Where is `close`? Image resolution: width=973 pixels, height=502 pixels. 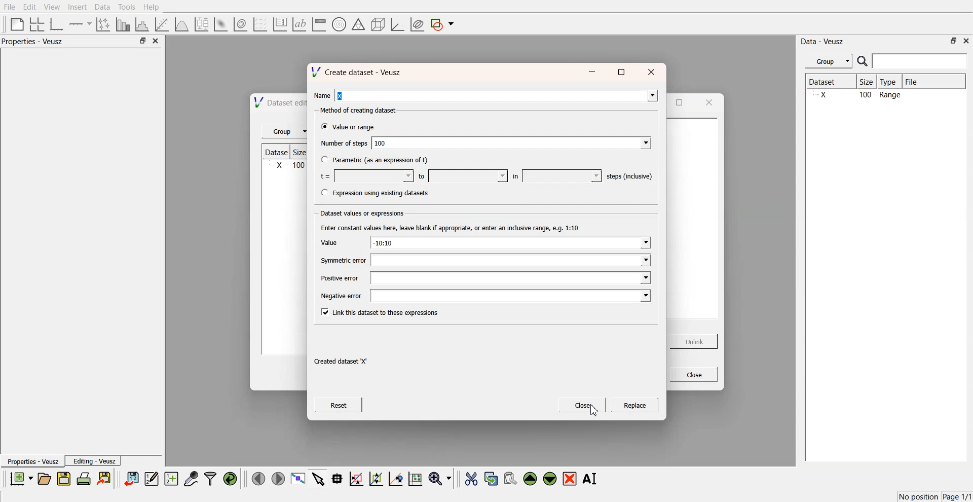 close is located at coordinates (156, 41).